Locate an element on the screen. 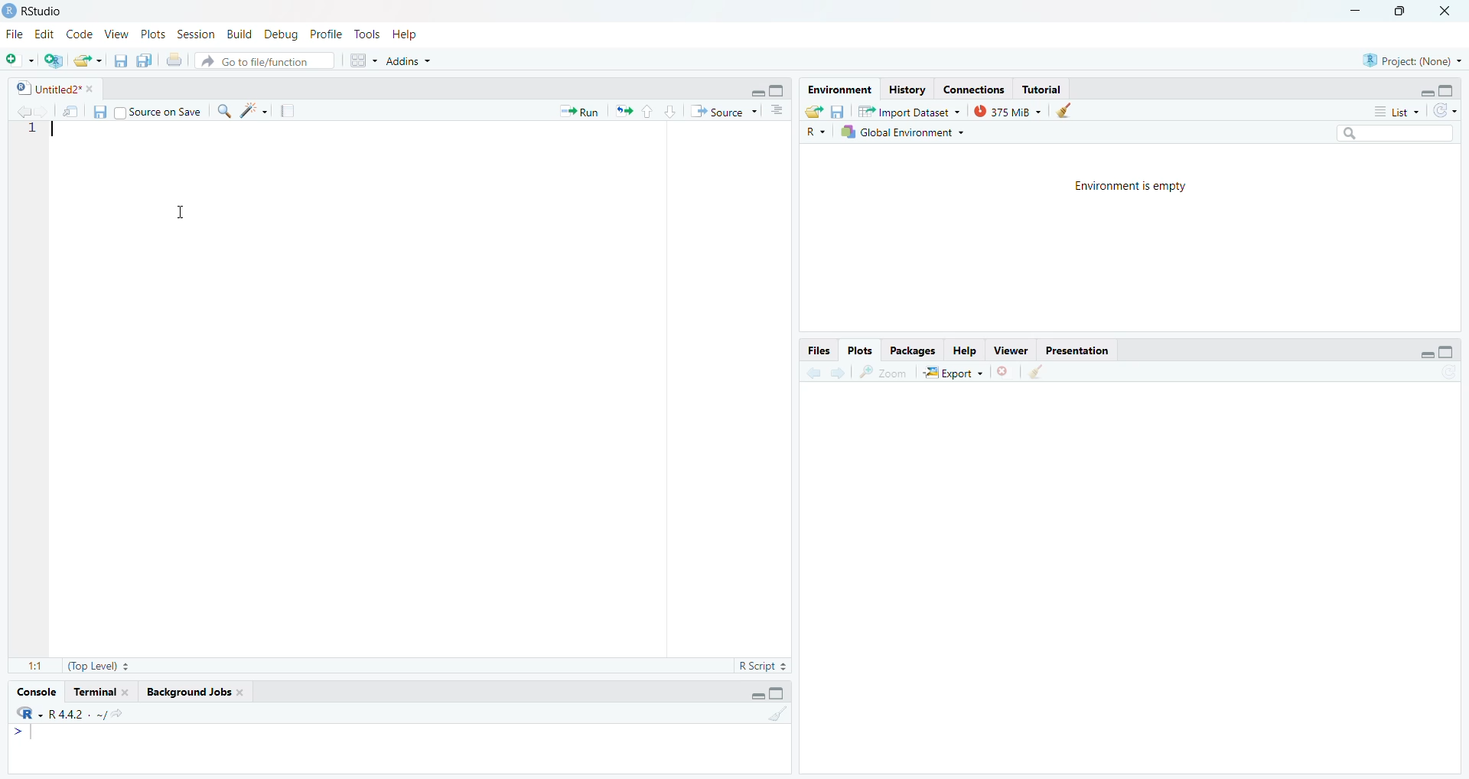 This screenshot has width=1469, height=779. R is located at coordinates (815, 132).